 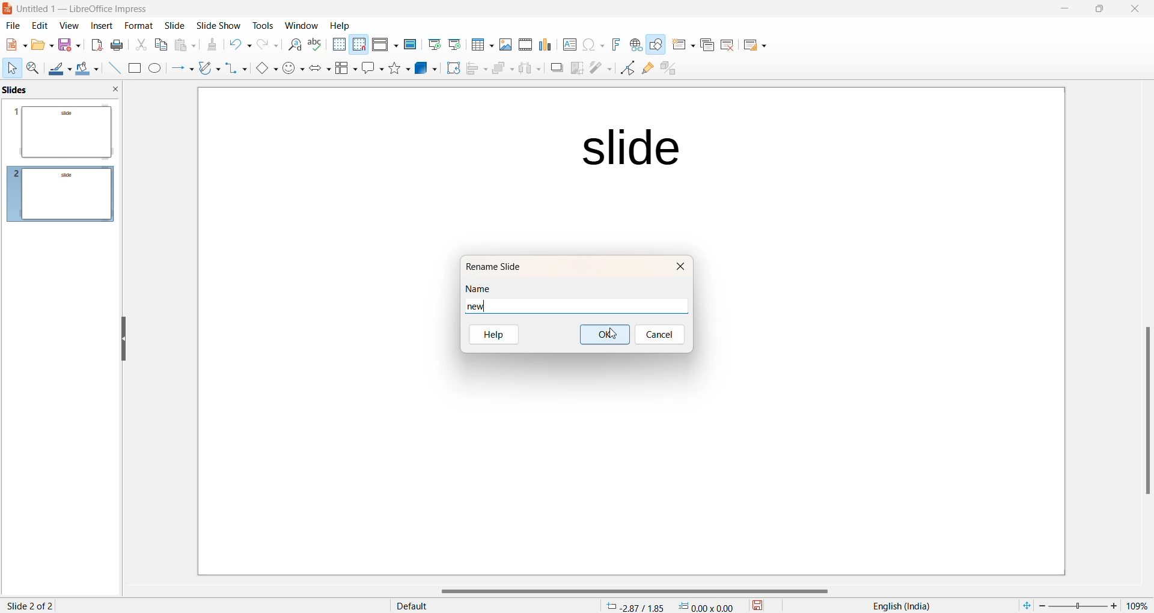 I want to click on Snap to grid, so click(x=359, y=44).